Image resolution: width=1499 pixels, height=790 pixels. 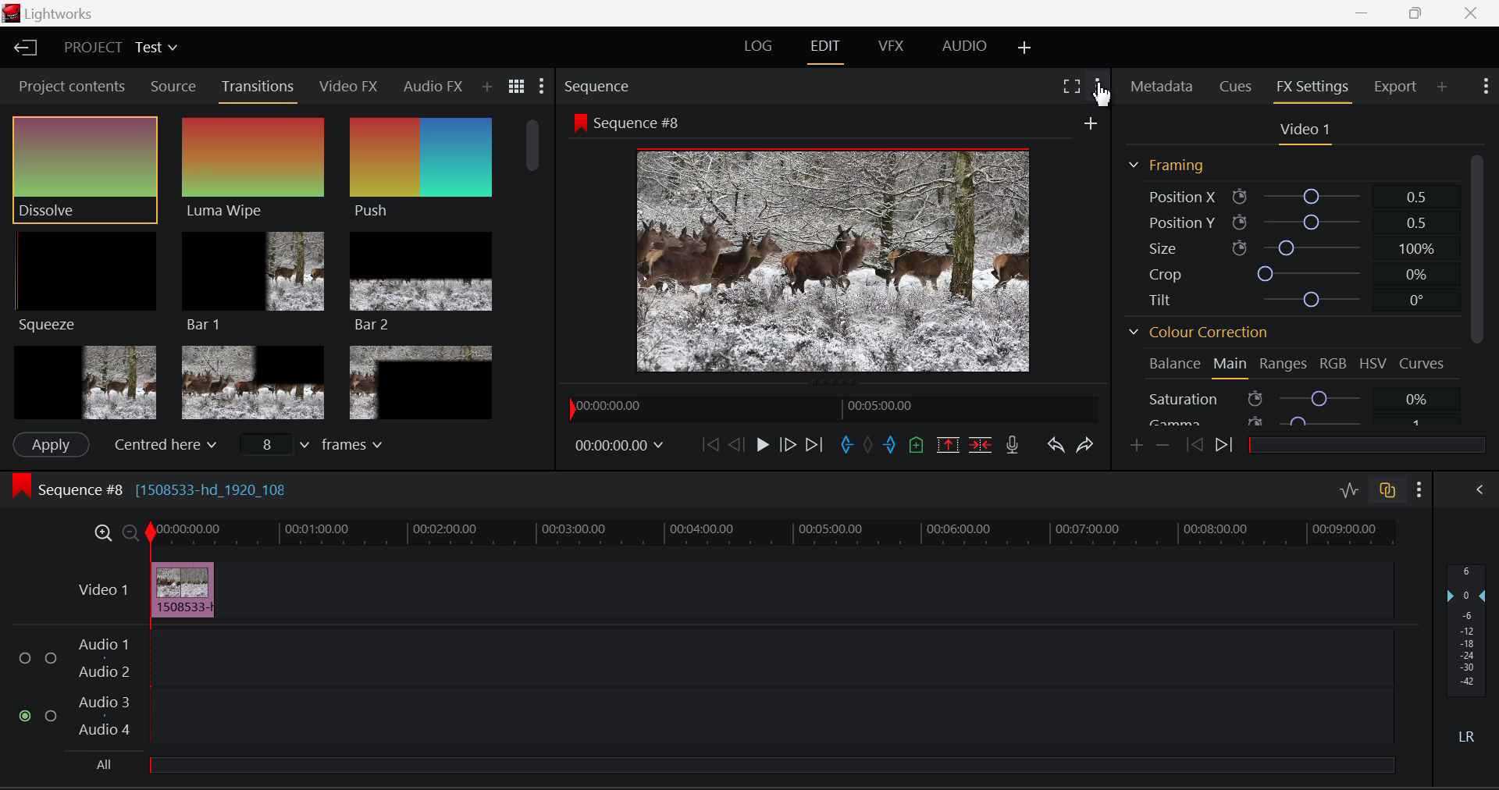 What do you see at coordinates (1312, 87) in the screenshot?
I see `FX Settings` at bounding box center [1312, 87].